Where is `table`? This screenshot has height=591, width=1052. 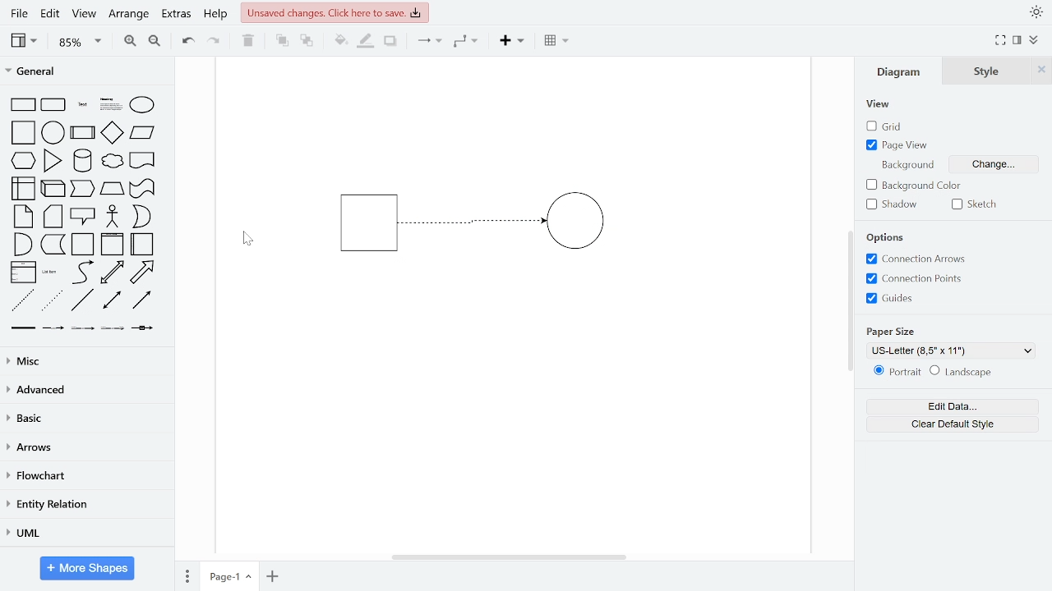
table is located at coordinates (558, 42).